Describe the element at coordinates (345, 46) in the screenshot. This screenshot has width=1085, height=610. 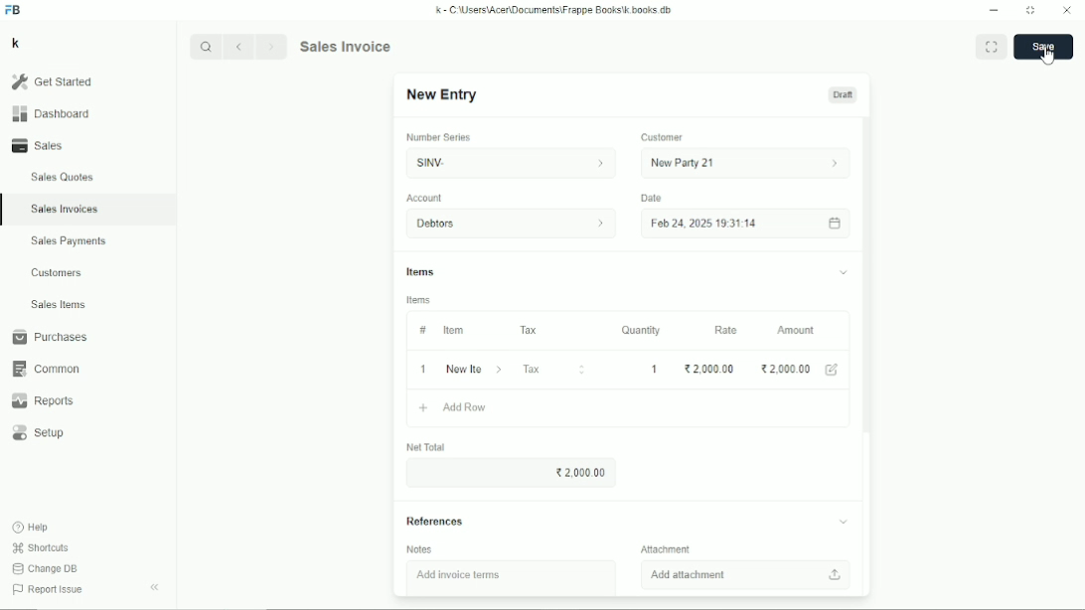
I see `Sales invoice` at that location.